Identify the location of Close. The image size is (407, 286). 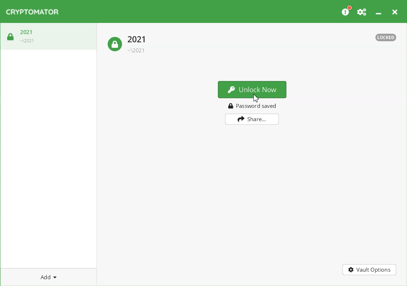
(394, 11).